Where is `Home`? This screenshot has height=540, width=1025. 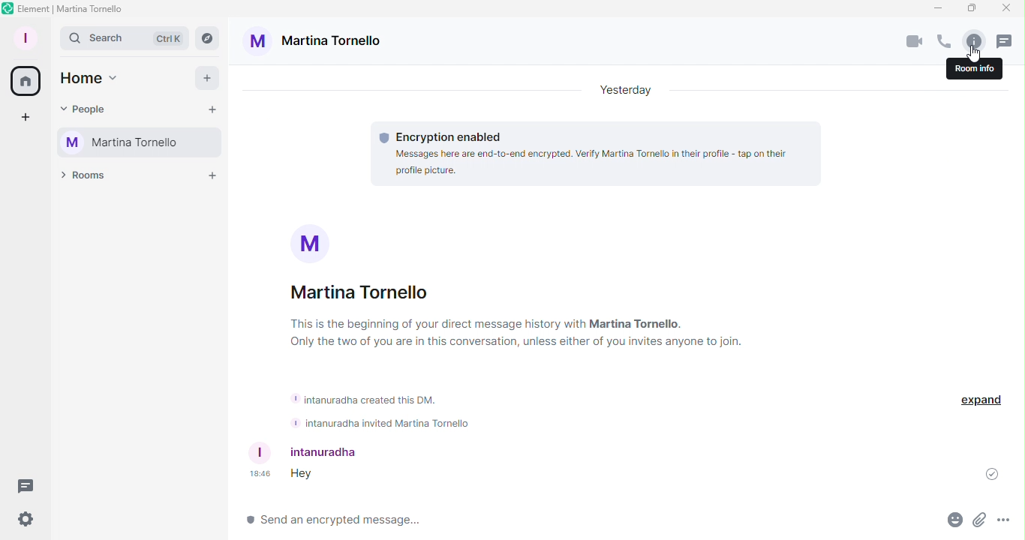
Home is located at coordinates (26, 83).